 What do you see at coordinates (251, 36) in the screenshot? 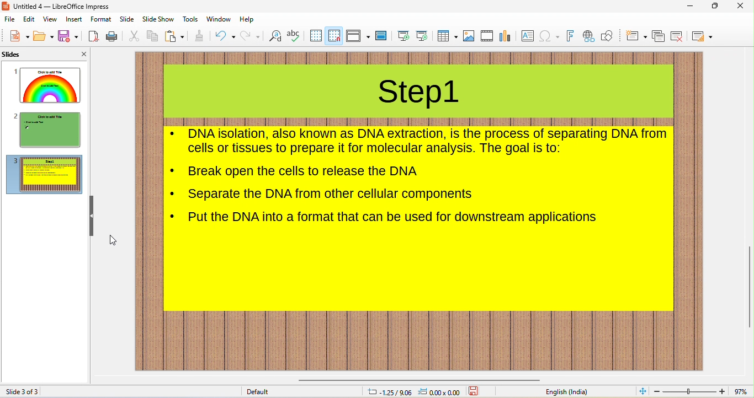
I see `redo` at bounding box center [251, 36].